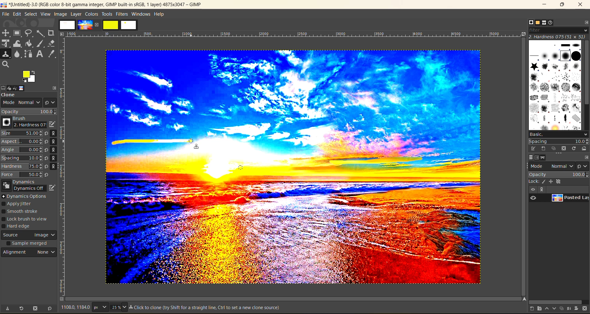 The height and width of the screenshot is (314, 590). Describe the element at coordinates (555, 301) in the screenshot. I see `horizontal scroll bar` at that location.